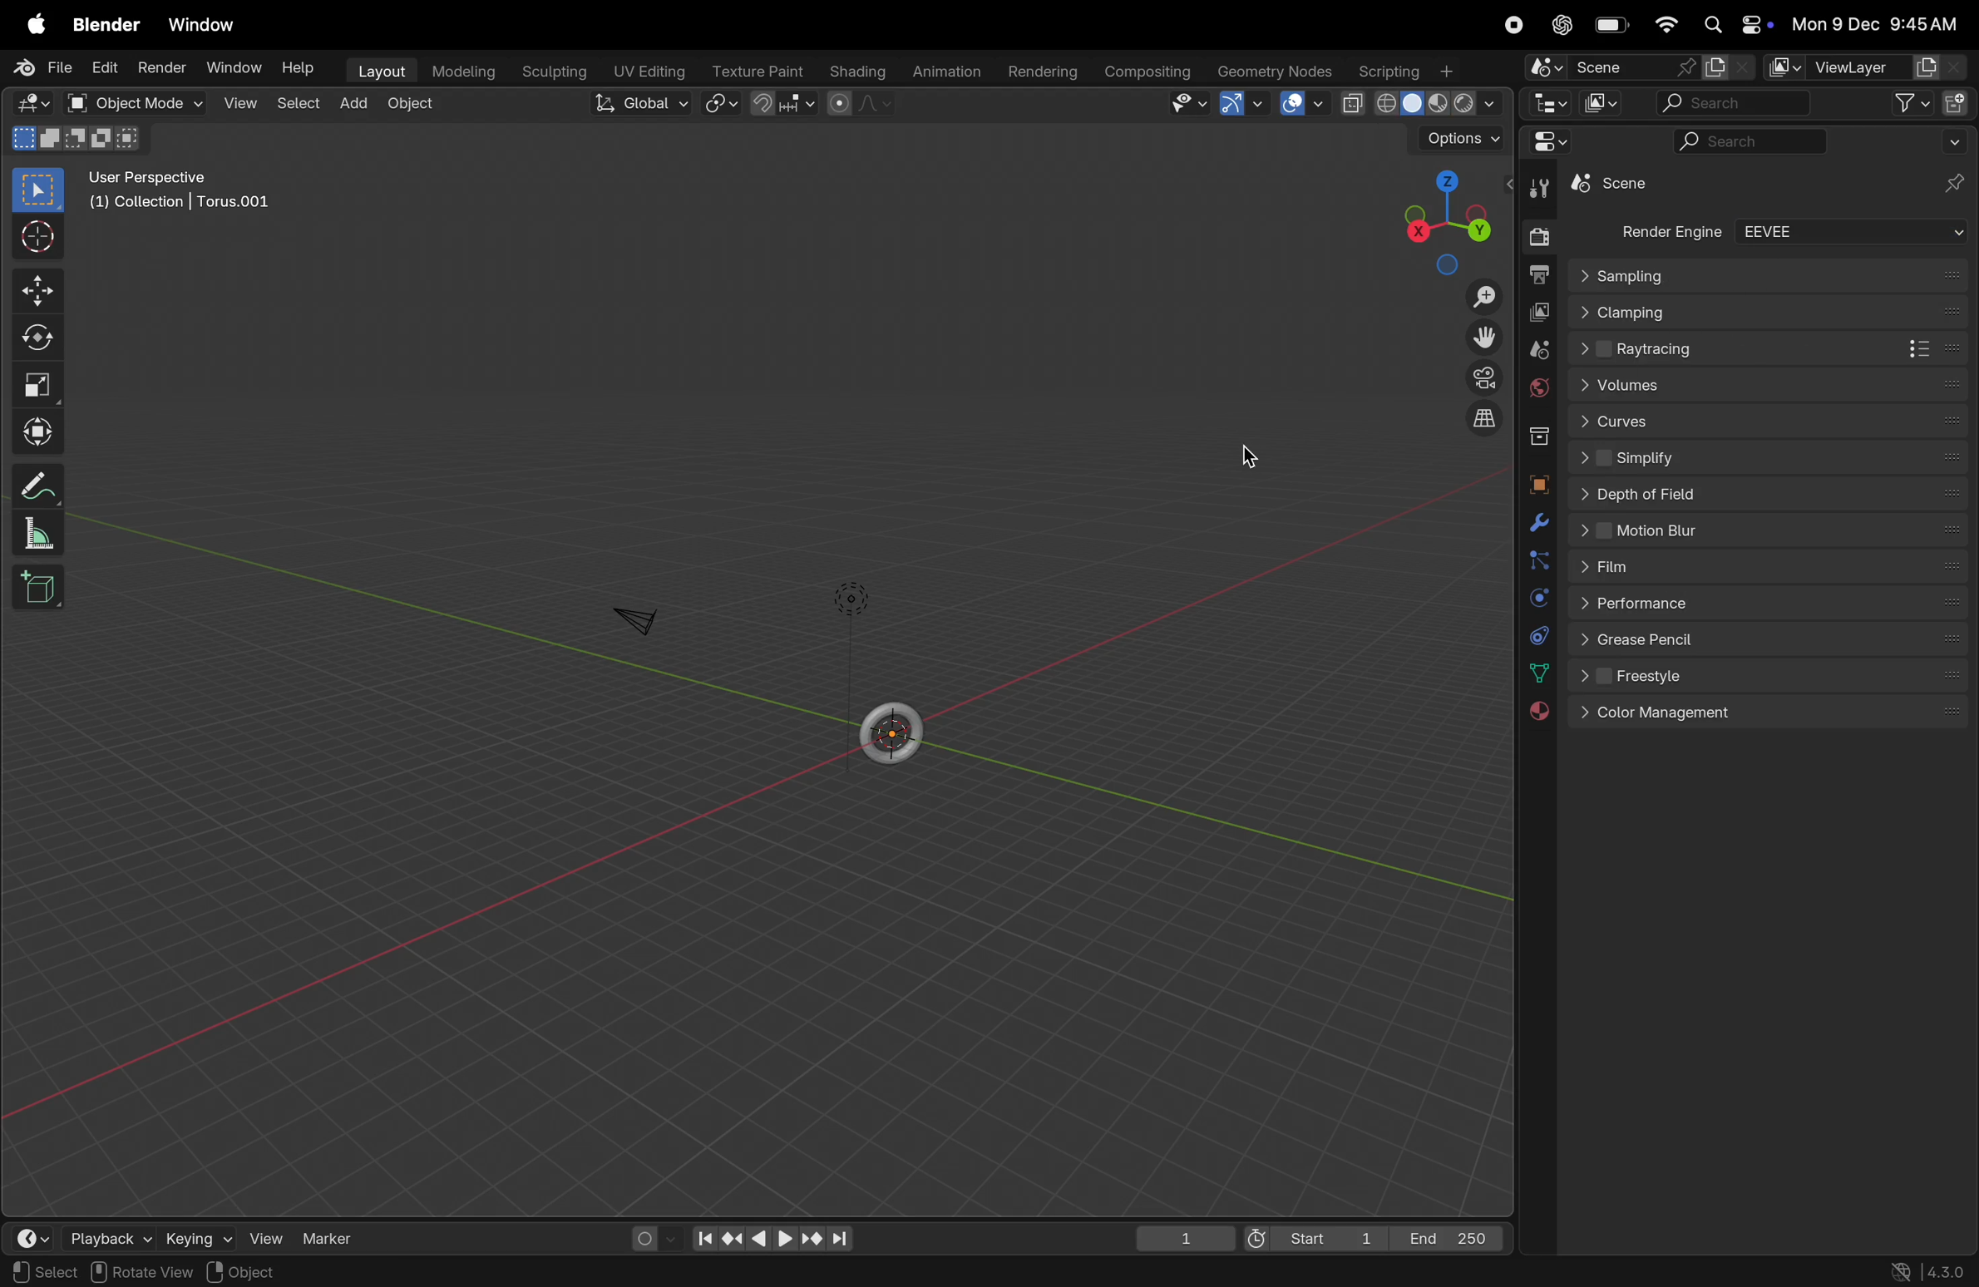 This screenshot has width=1979, height=1287. I want to click on material, so click(1544, 713).